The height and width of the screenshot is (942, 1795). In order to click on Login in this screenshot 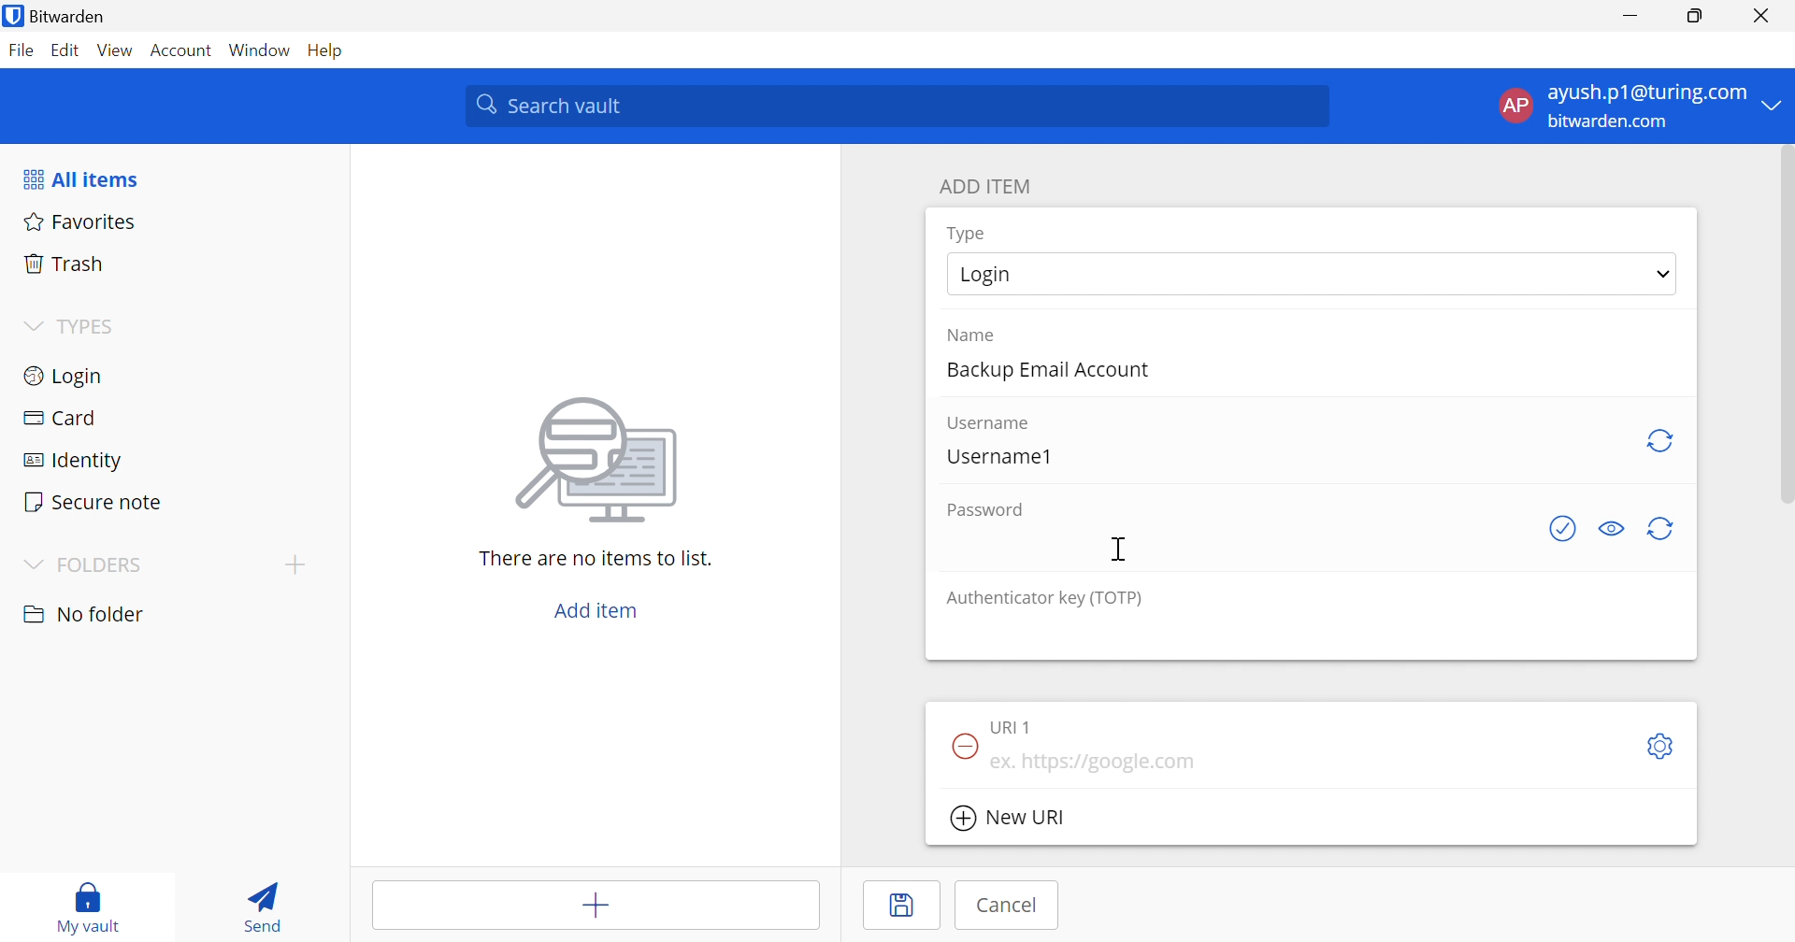, I will do `click(66, 376)`.